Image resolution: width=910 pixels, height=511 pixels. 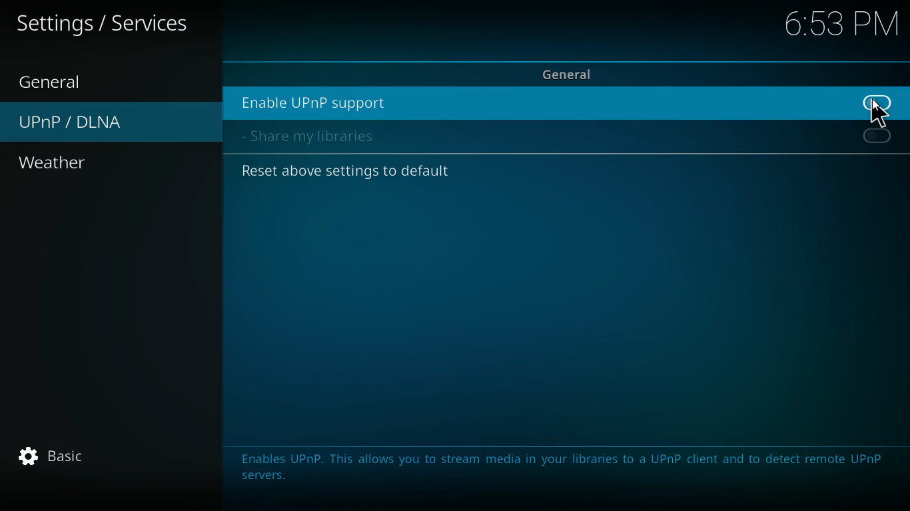 I want to click on 6:53 PM, so click(x=837, y=27).